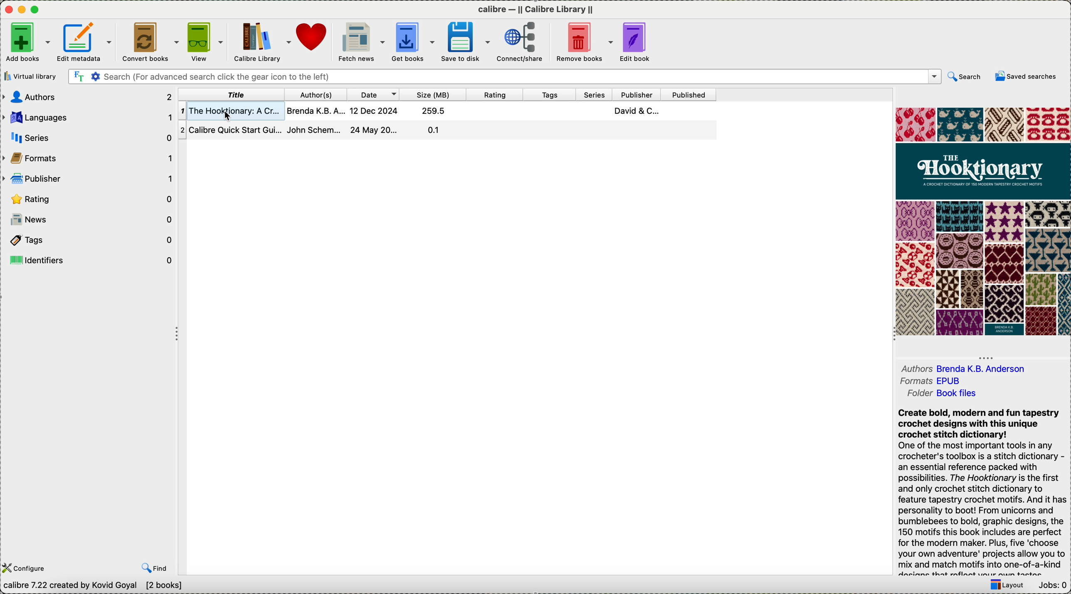  Describe the element at coordinates (373, 94) in the screenshot. I see `date` at that location.